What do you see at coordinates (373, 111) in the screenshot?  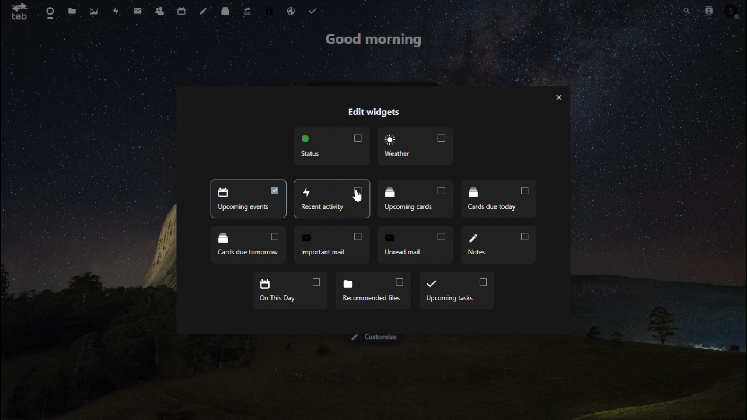 I see `Edit widgets` at bounding box center [373, 111].